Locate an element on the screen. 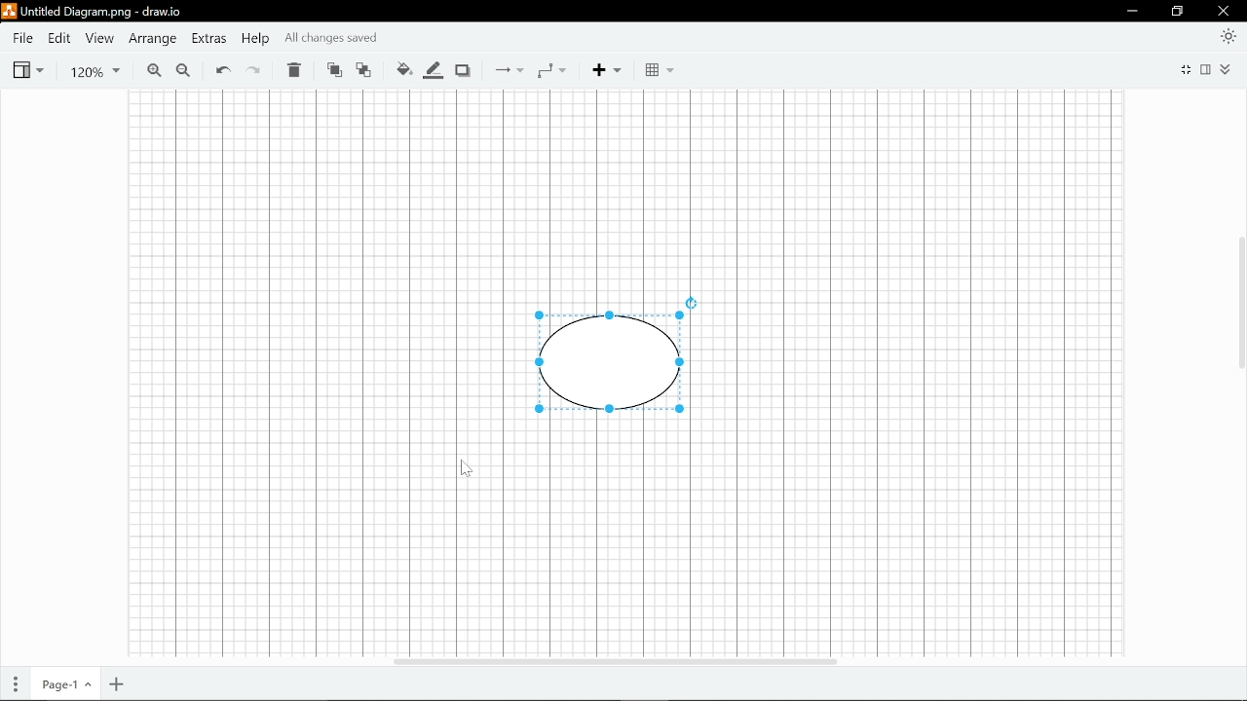 This screenshot has height=701, width=1247. Extras is located at coordinates (208, 38).